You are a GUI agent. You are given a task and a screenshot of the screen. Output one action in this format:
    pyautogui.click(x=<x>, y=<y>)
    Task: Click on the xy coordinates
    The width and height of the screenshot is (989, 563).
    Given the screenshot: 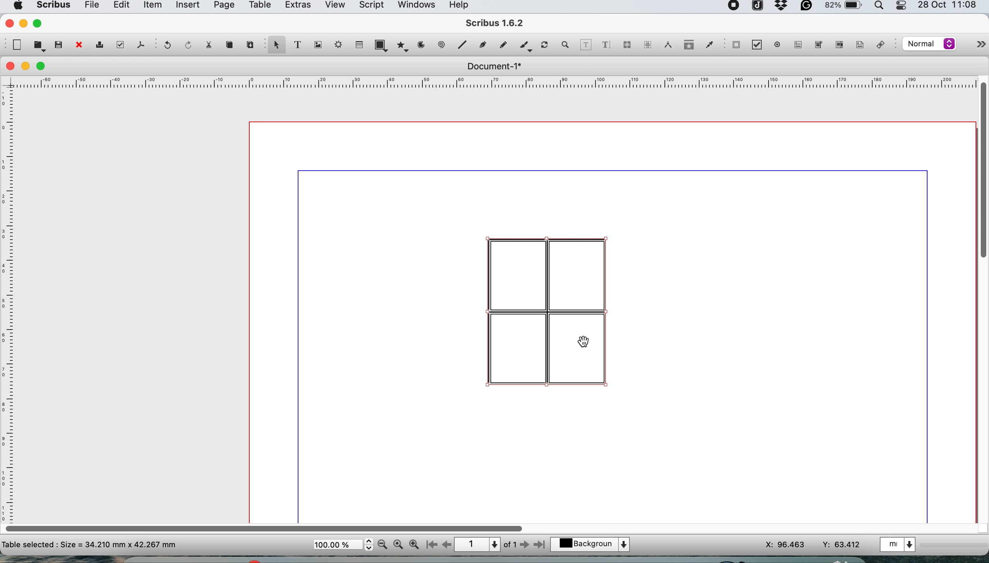 What is the action you would take?
    pyautogui.click(x=813, y=545)
    